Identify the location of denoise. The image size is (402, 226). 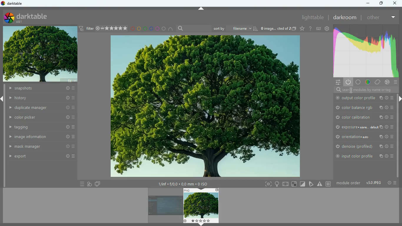
(363, 146).